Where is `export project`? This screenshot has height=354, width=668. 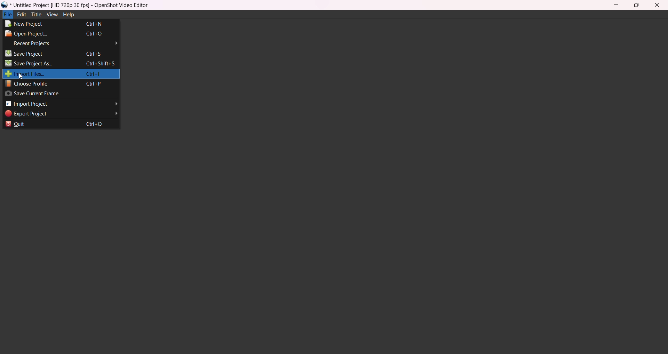 export project is located at coordinates (61, 114).